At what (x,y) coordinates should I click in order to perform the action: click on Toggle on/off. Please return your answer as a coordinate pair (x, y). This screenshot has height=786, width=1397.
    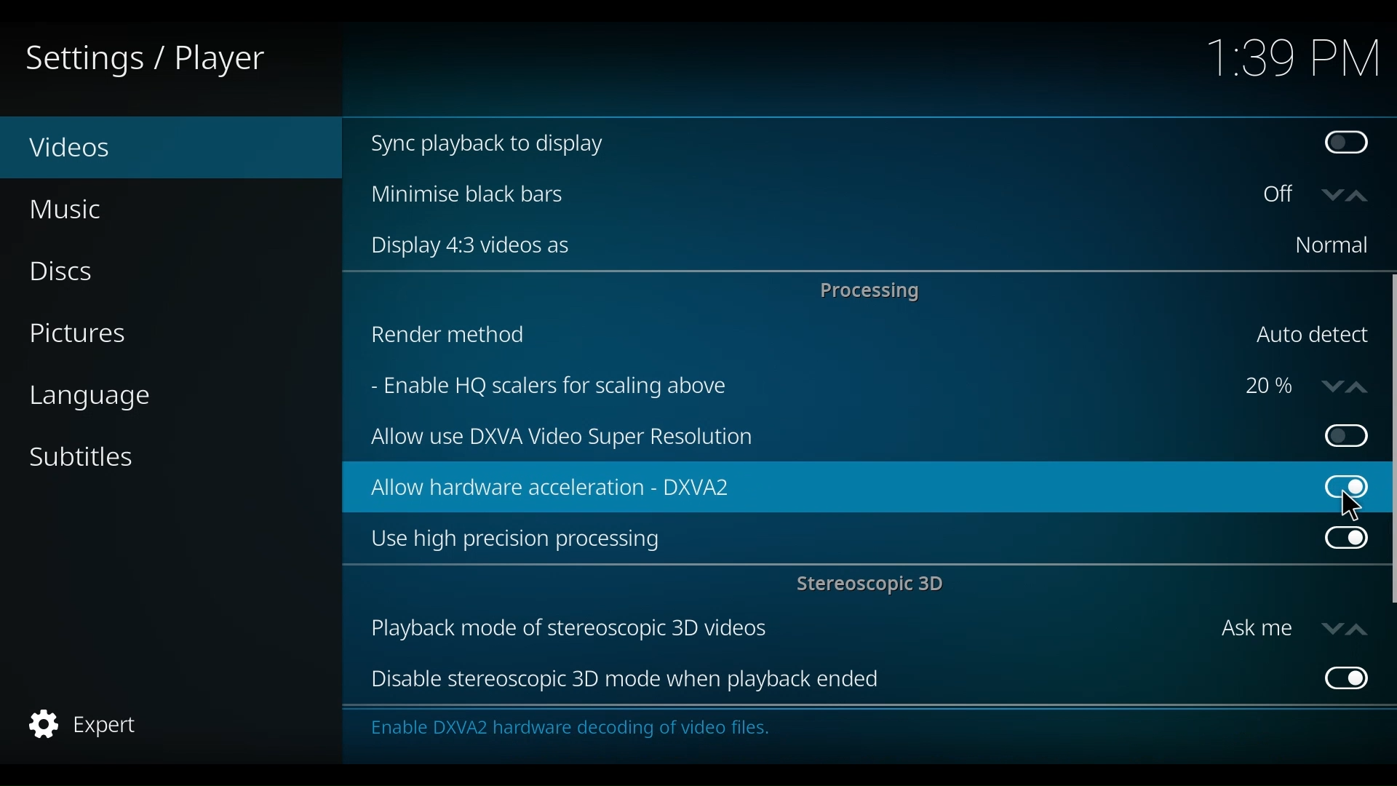
    Looking at the image, I should click on (1337, 436).